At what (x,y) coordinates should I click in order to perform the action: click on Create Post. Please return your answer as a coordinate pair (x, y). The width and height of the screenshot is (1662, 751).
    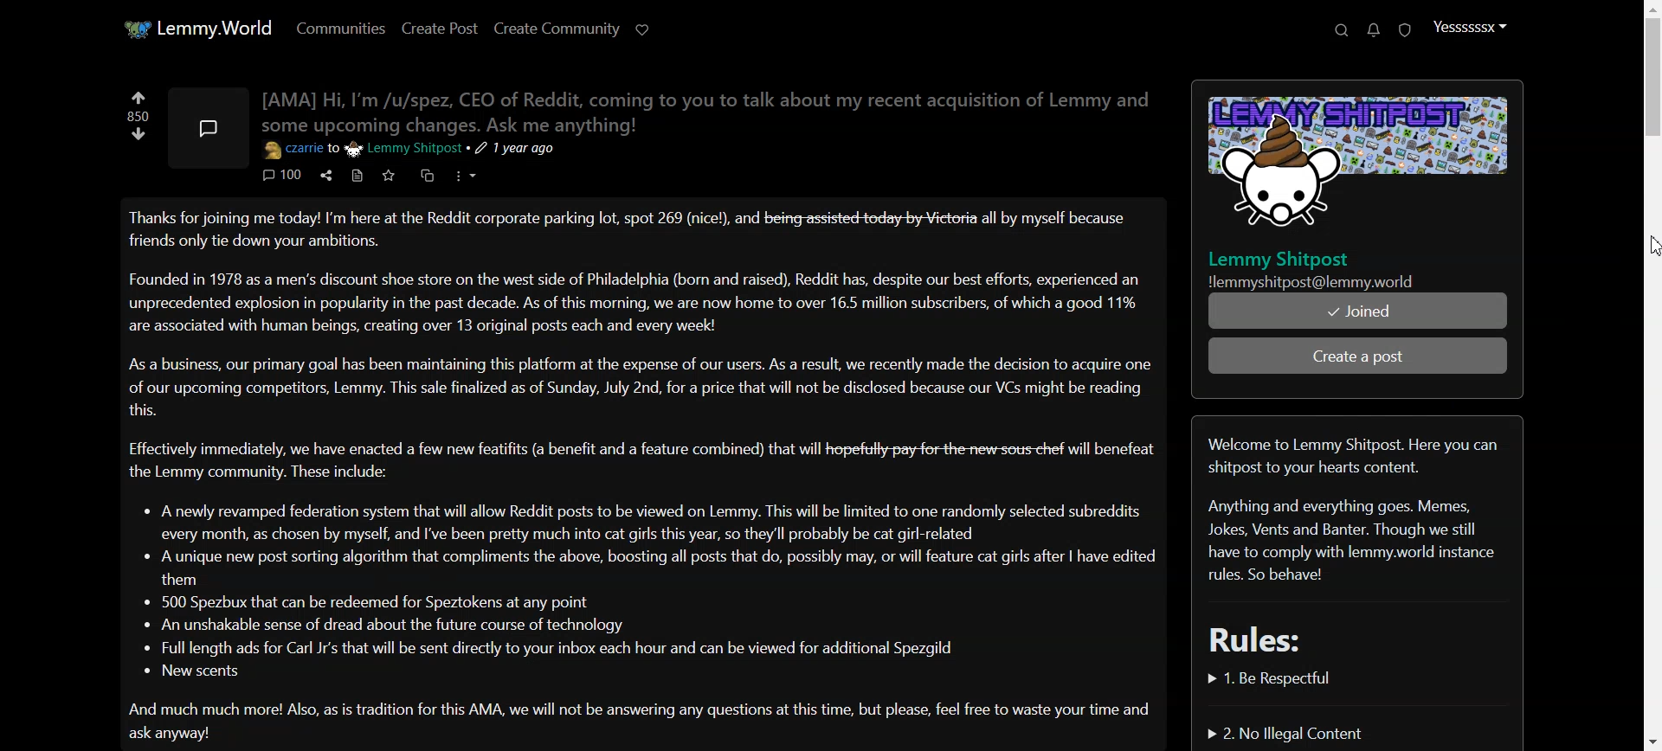
    Looking at the image, I should click on (440, 28).